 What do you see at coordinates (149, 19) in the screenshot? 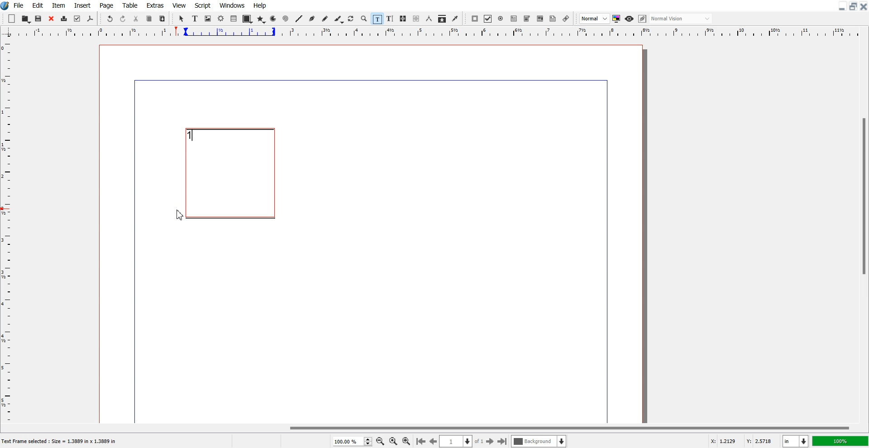
I see `Copy ` at bounding box center [149, 19].